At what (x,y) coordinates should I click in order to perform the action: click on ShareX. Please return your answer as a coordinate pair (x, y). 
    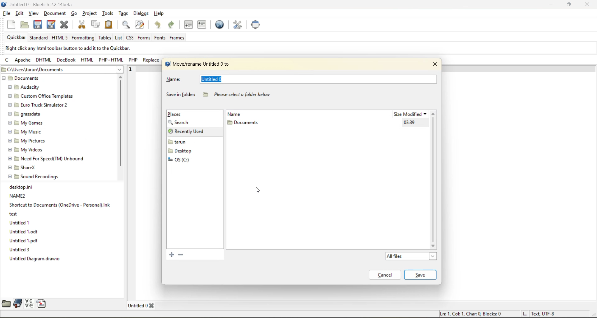
    Looking at the image, I should click on (22, 167).